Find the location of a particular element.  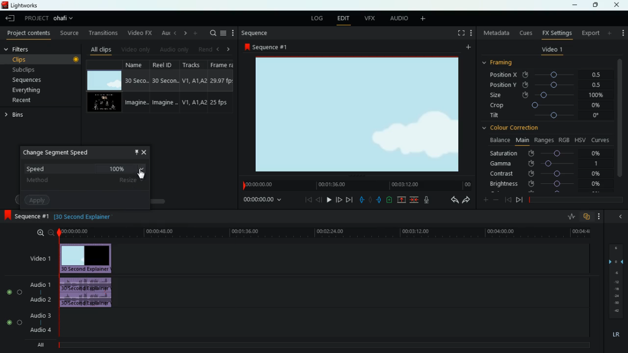

more is located at coordinates (195, 33).